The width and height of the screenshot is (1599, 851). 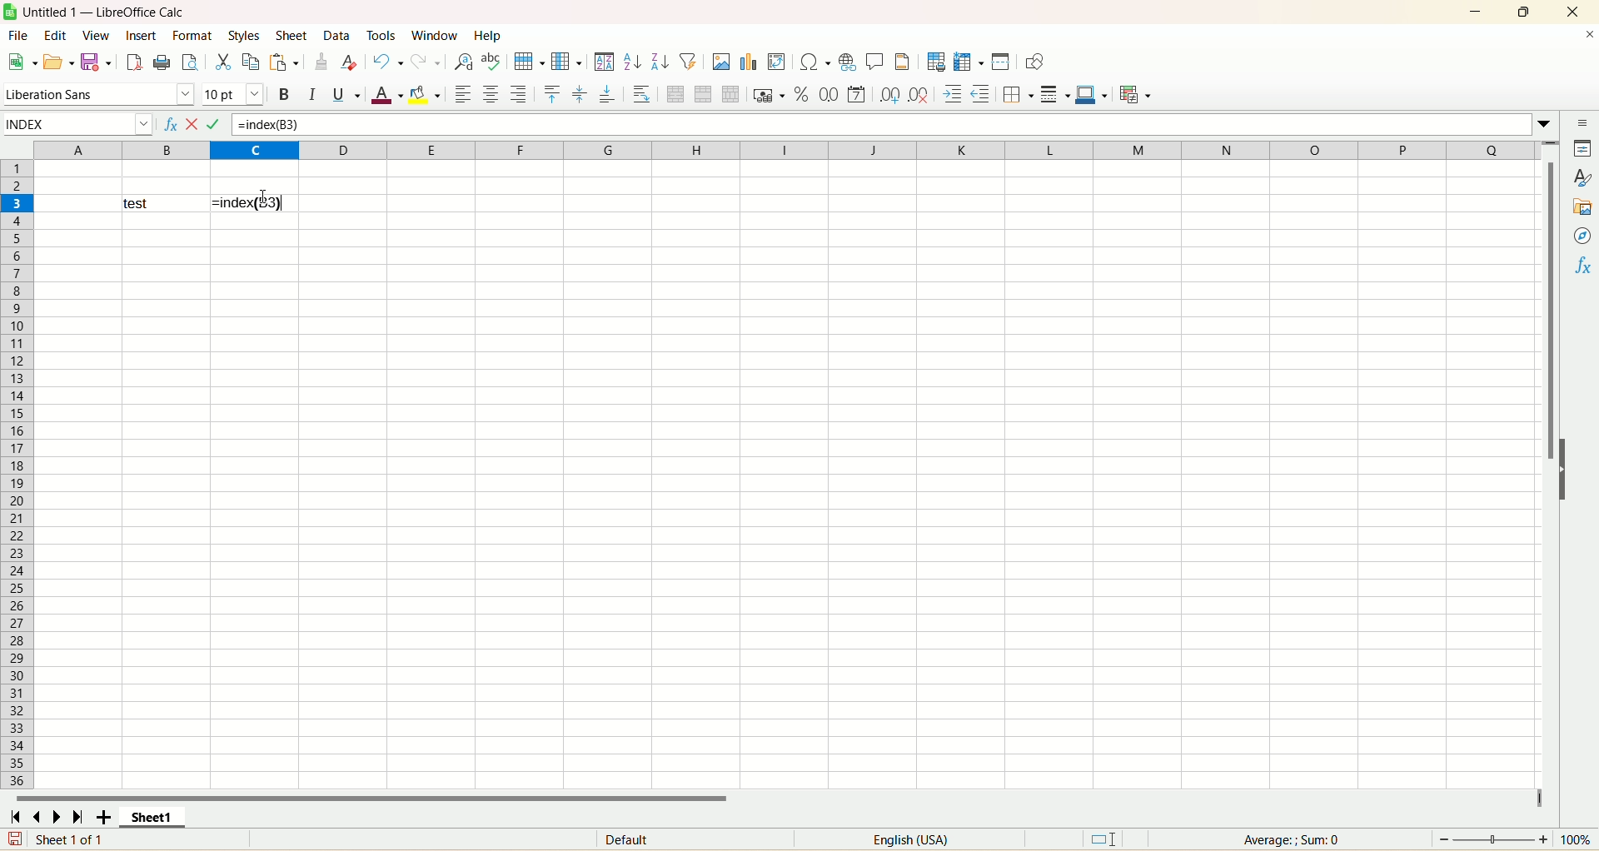 I want to click on Untitled 1 — LibreOffice Calc, so click(x=102, y=12).